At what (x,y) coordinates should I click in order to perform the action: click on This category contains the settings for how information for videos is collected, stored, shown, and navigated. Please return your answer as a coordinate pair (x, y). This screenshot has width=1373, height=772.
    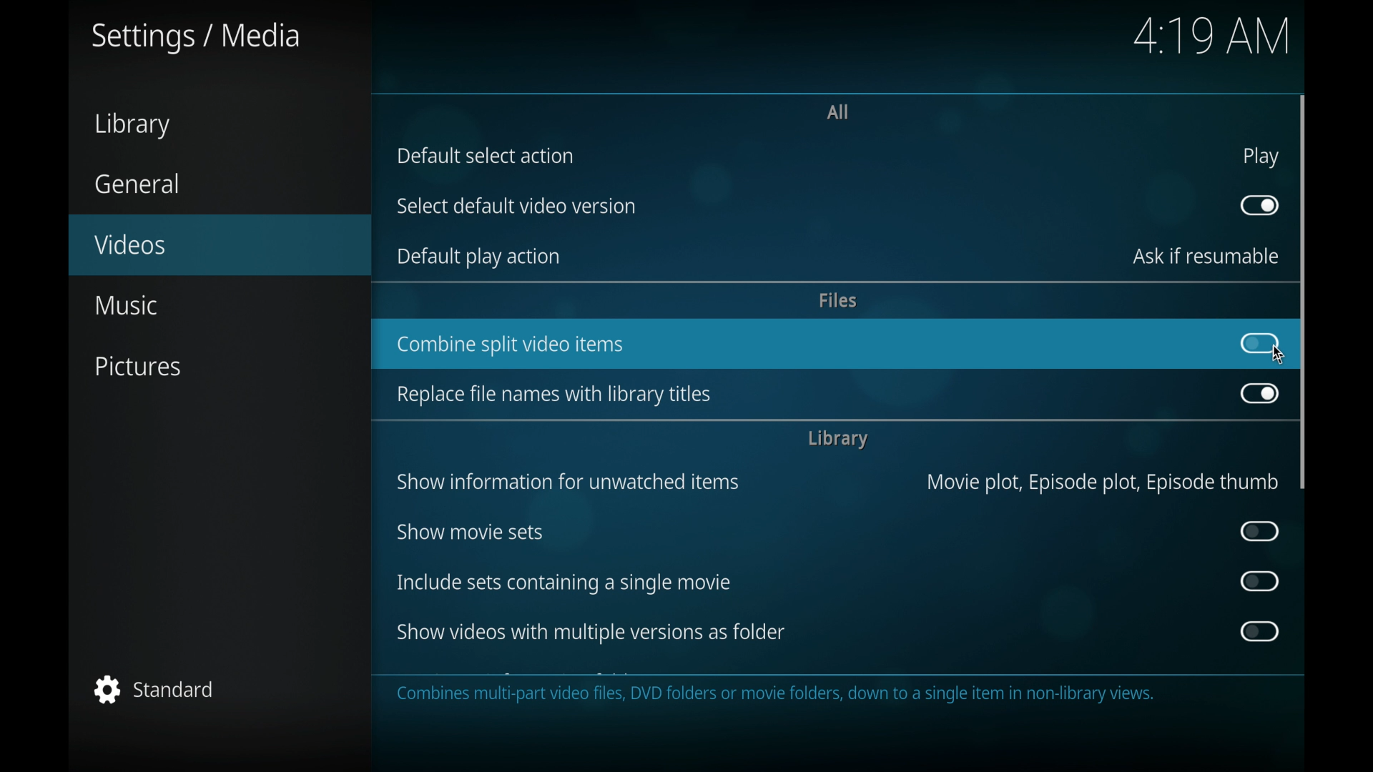
    Looking at the image, I should click on (799, 696).